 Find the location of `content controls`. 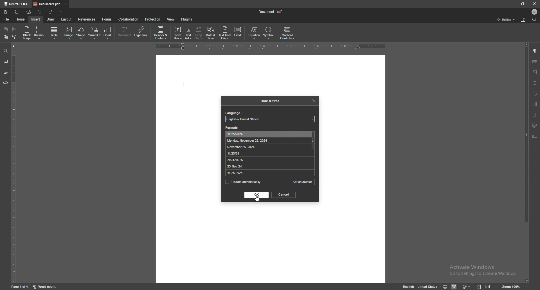

content controls is located at coordinates (287, 33).